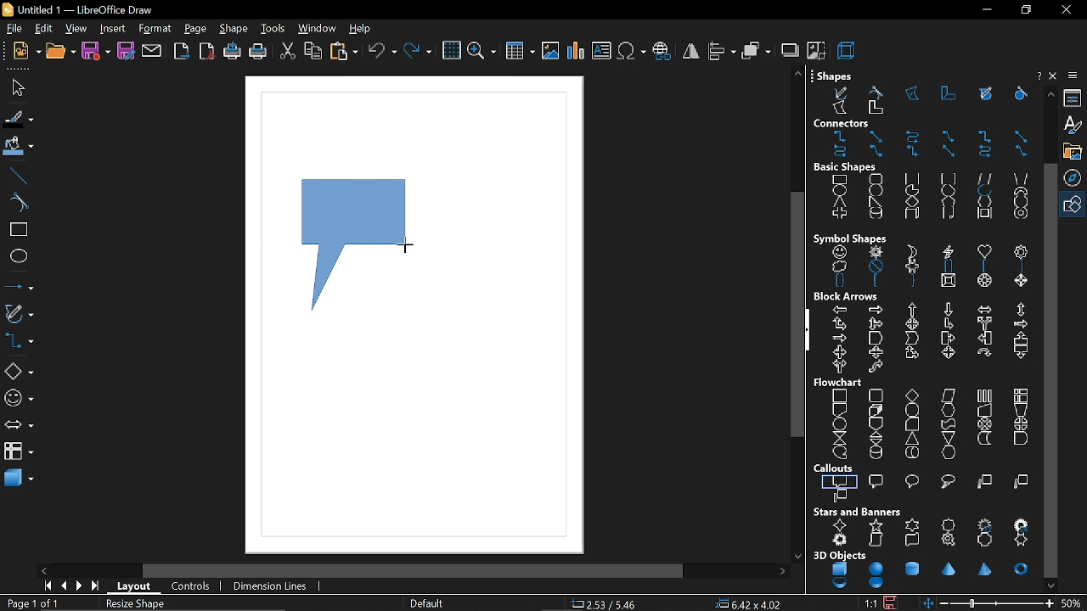 This screenshot has height=611, width=1087. I want to click on fill line, so click(18, 118).